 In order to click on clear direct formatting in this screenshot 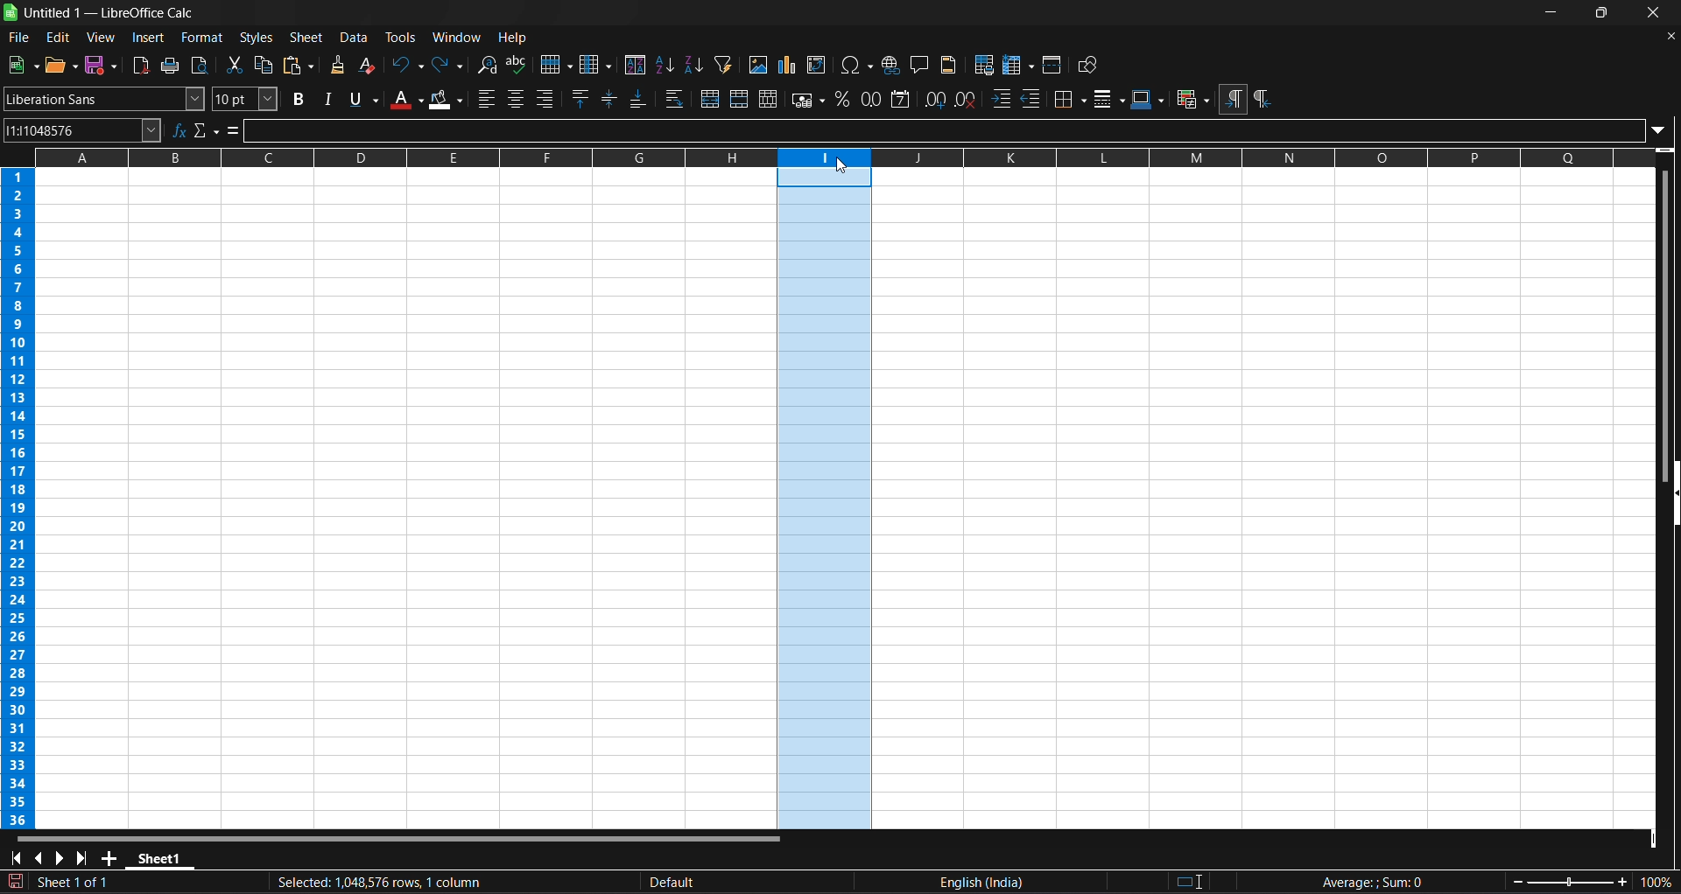, I will do `click(369, 64)`.